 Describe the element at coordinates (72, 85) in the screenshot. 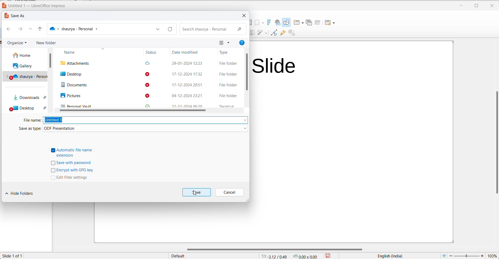

I see ` Documents` at that location.